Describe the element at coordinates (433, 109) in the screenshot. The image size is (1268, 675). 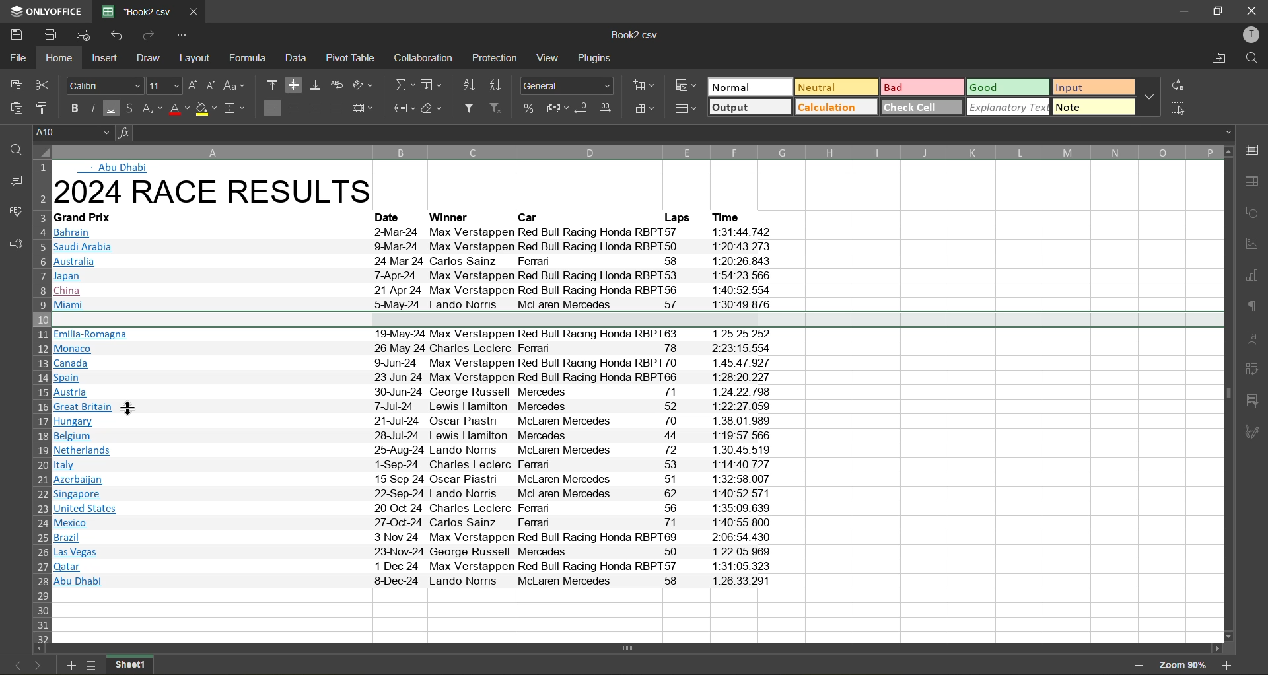
I see `clear` at that location.